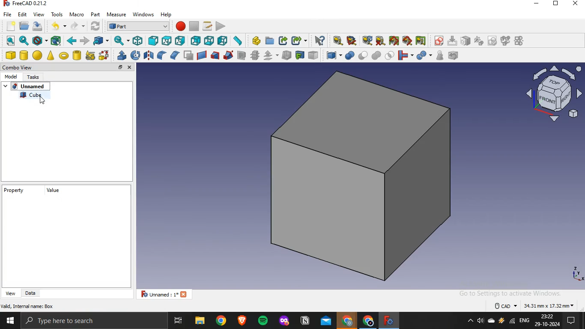 The height and width of the screenshot is (329, 585). What do you see at coordinates (174, 55) in the screenshot?
I see `chamfer` at bounding box center [174, 55].